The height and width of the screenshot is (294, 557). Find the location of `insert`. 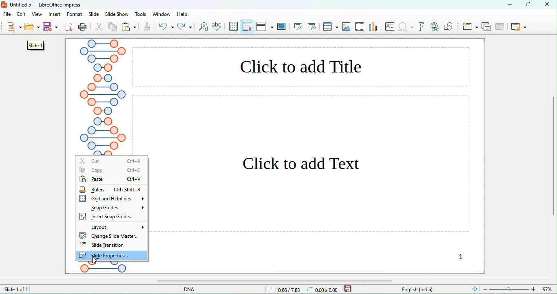

insert is located at coordinates (55, 14).